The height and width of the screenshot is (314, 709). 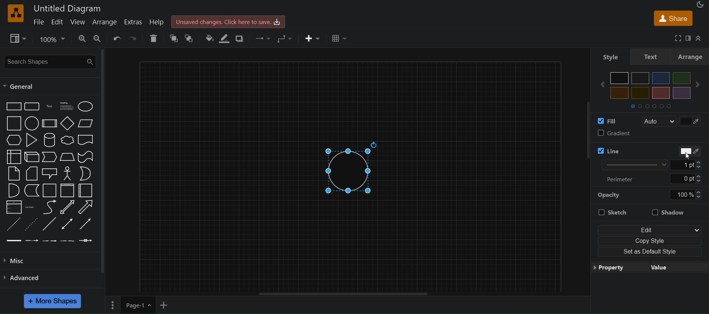 What do you see at coordinates (87, 156) in the screenshot?
I see `tape` at bounding box center [87, 156].